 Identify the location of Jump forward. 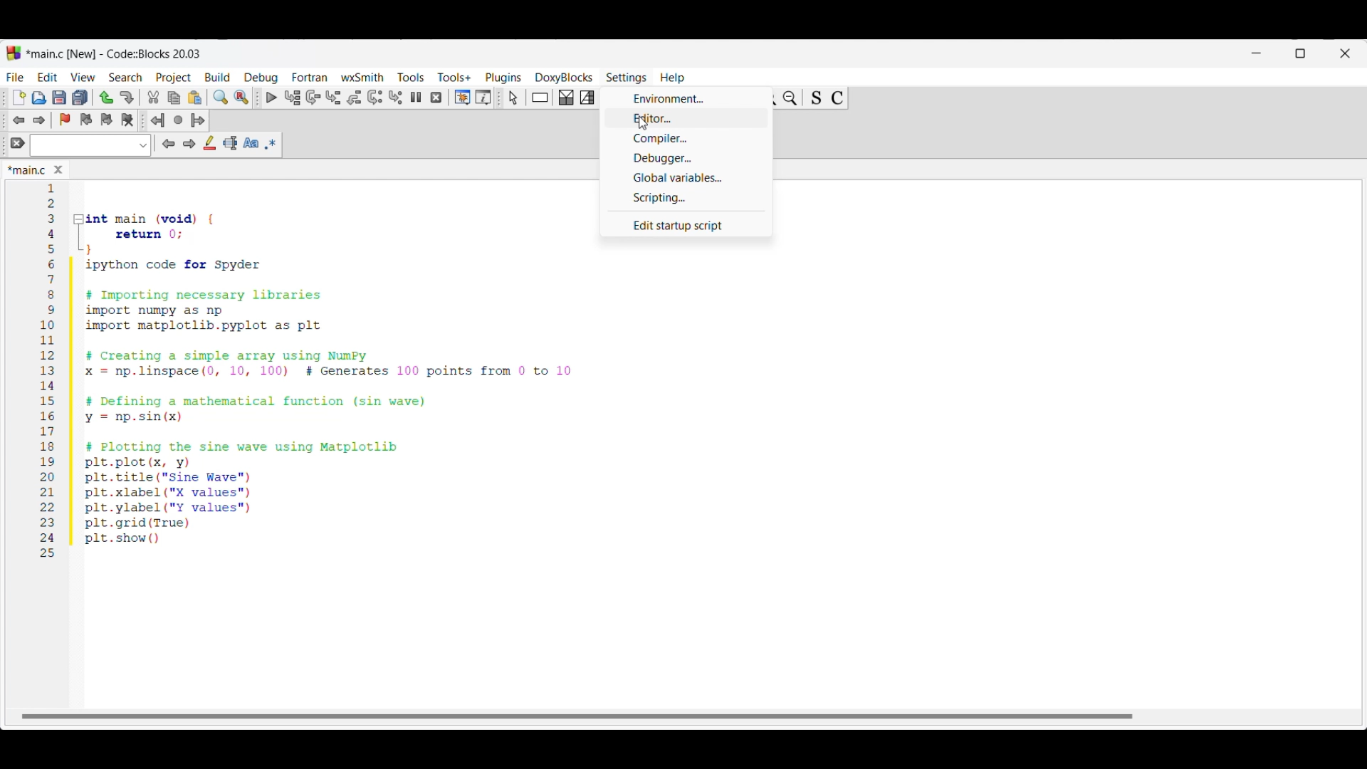
(198, 120).